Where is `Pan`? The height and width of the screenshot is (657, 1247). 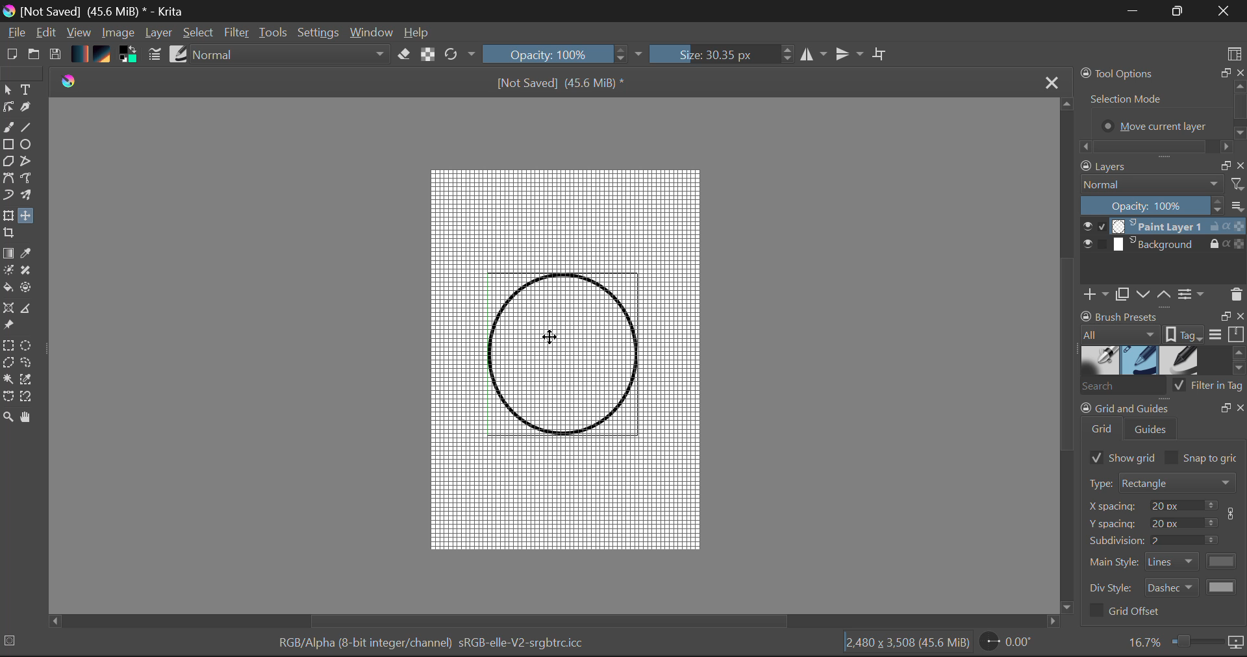 Pan is located at coordinates (29, 417).